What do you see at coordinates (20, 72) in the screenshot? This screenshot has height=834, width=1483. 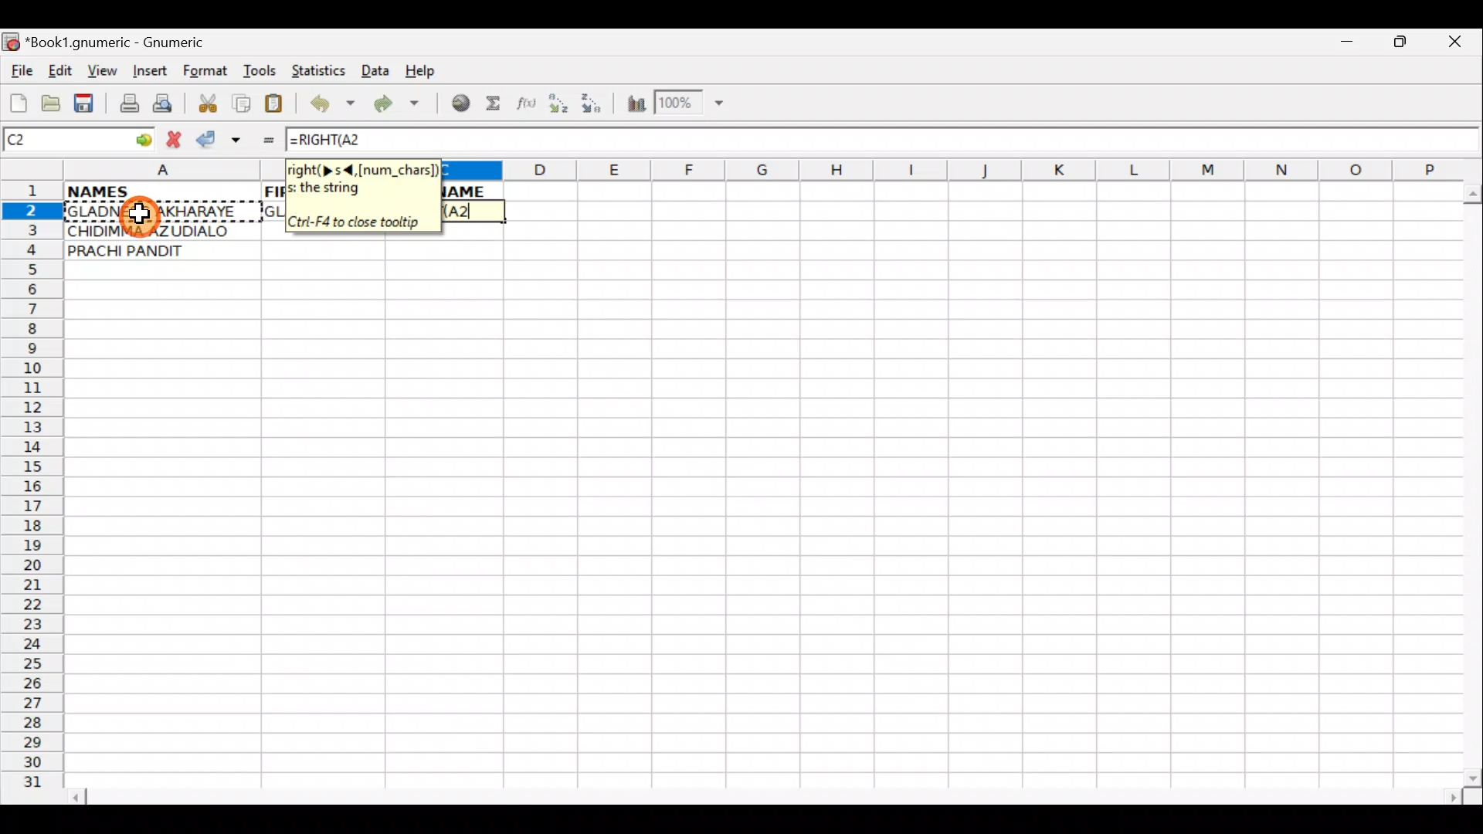 I see `File` at bounding box center [20, 72].